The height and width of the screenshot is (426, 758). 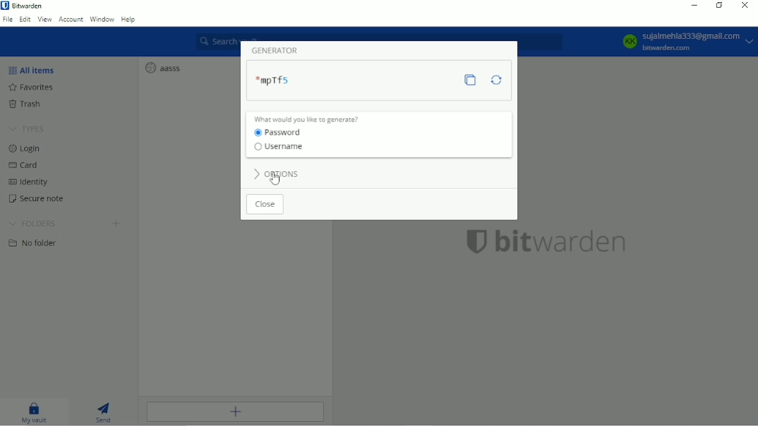 I want to click on bitwarden, so click(x=564, y=242).